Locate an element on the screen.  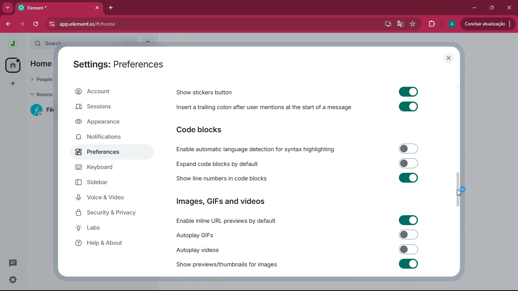
Toggle off is located at coordinates (408, 149).